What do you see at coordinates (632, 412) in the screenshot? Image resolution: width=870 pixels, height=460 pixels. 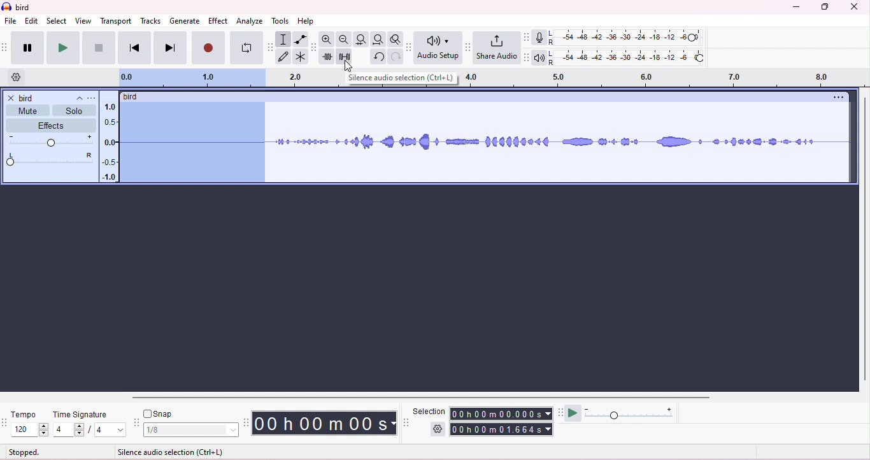 I see `playback speed` at bounding box center [632, 412].